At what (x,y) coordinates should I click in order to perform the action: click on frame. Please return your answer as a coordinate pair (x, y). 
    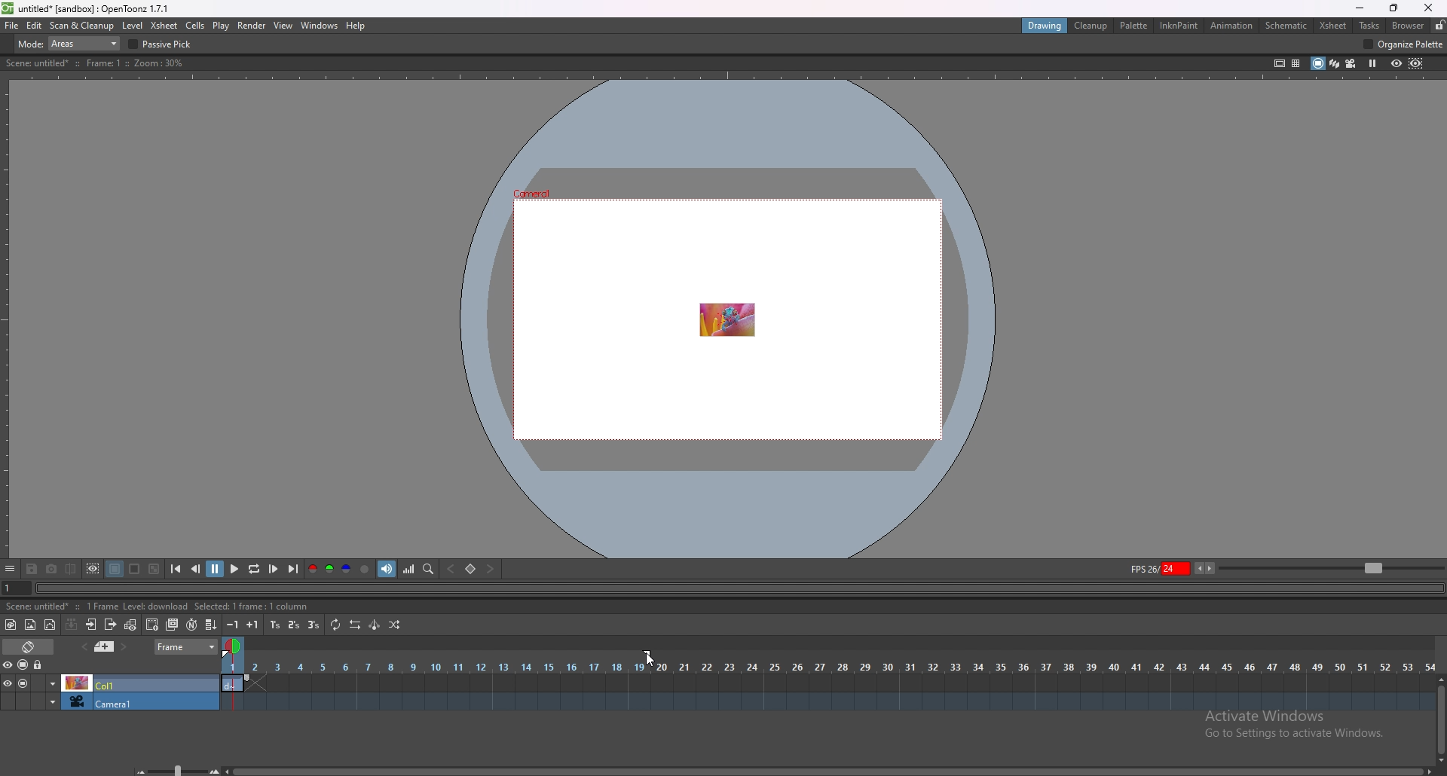
    Looking at the image, I should click on (186, 646).